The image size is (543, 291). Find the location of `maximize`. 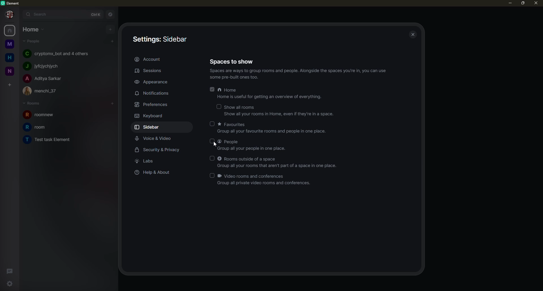

maximize is located at coordinates (523, 3).